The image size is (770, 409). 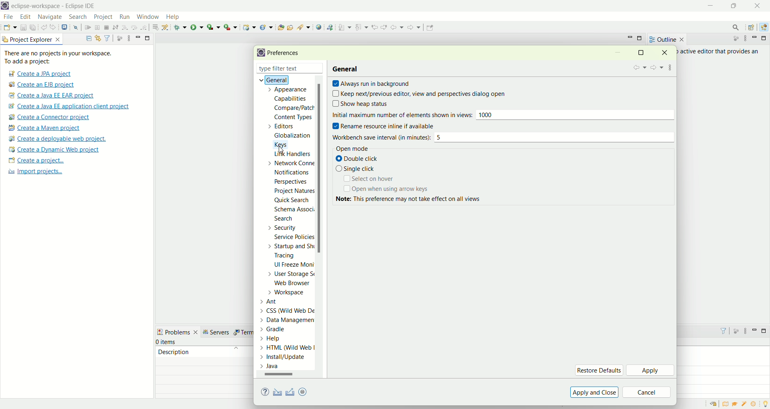 What do you see at coordinates (346, 68) in the screenshot?
I see `general` at bounding box center [346, 68].